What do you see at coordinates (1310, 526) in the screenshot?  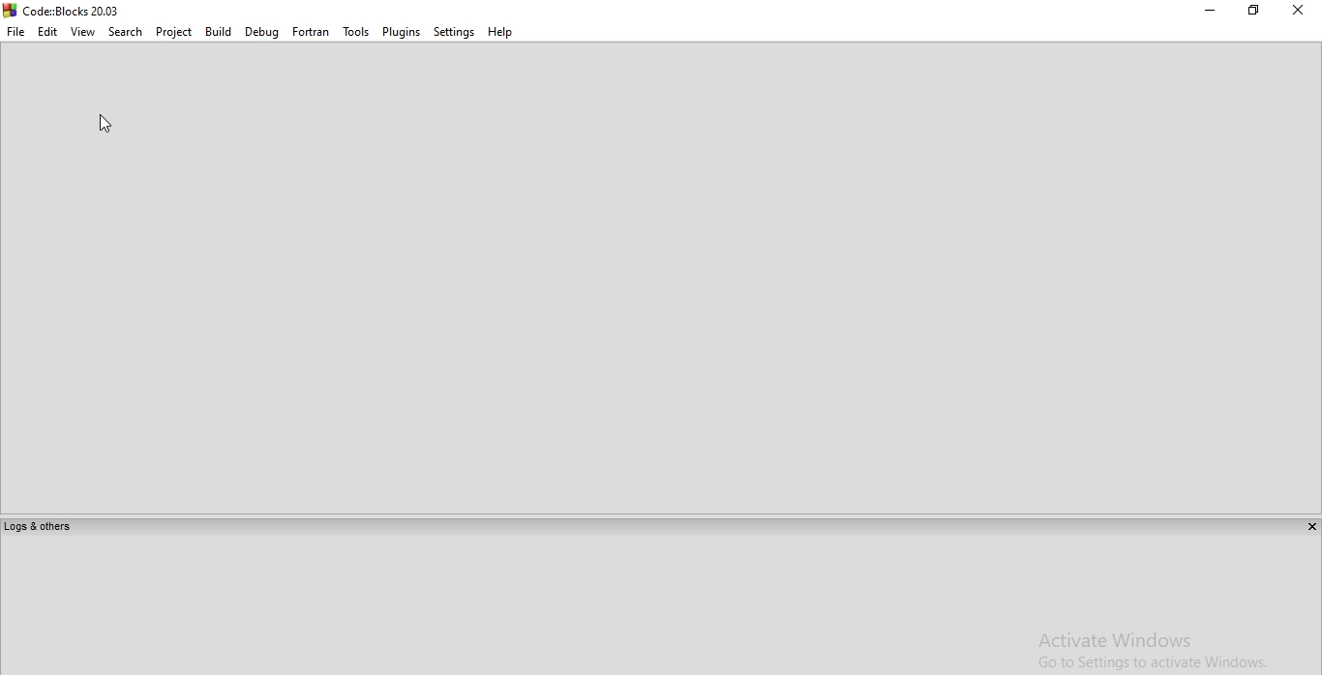 I see `Close` at bounding box center [1310, 526].